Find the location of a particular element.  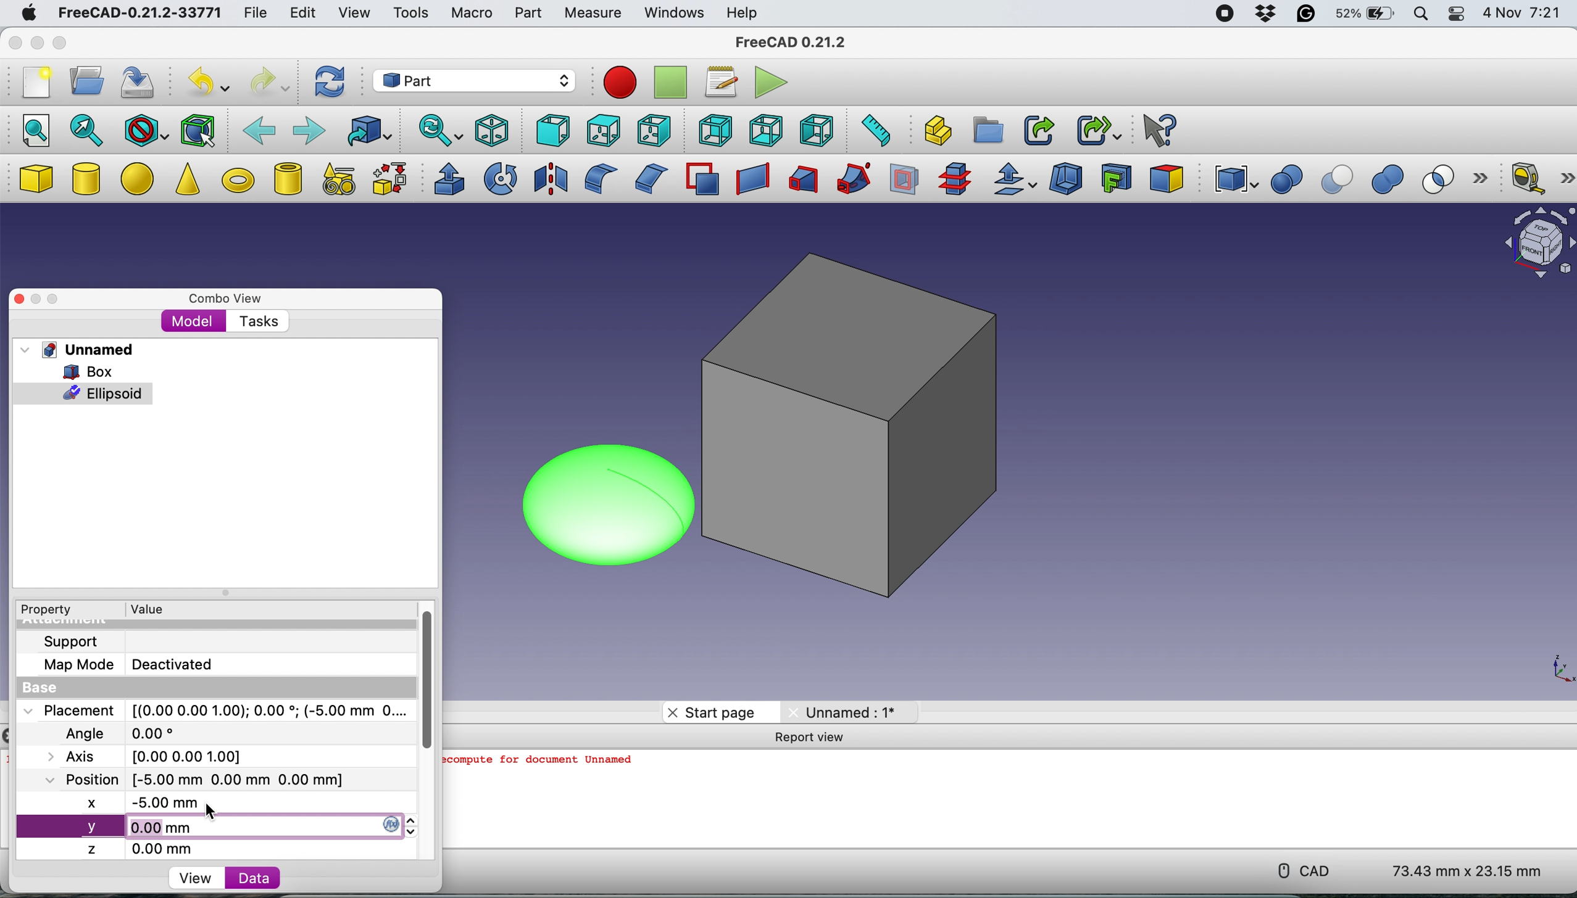

What's this? is located at coordinates (1157, 129).